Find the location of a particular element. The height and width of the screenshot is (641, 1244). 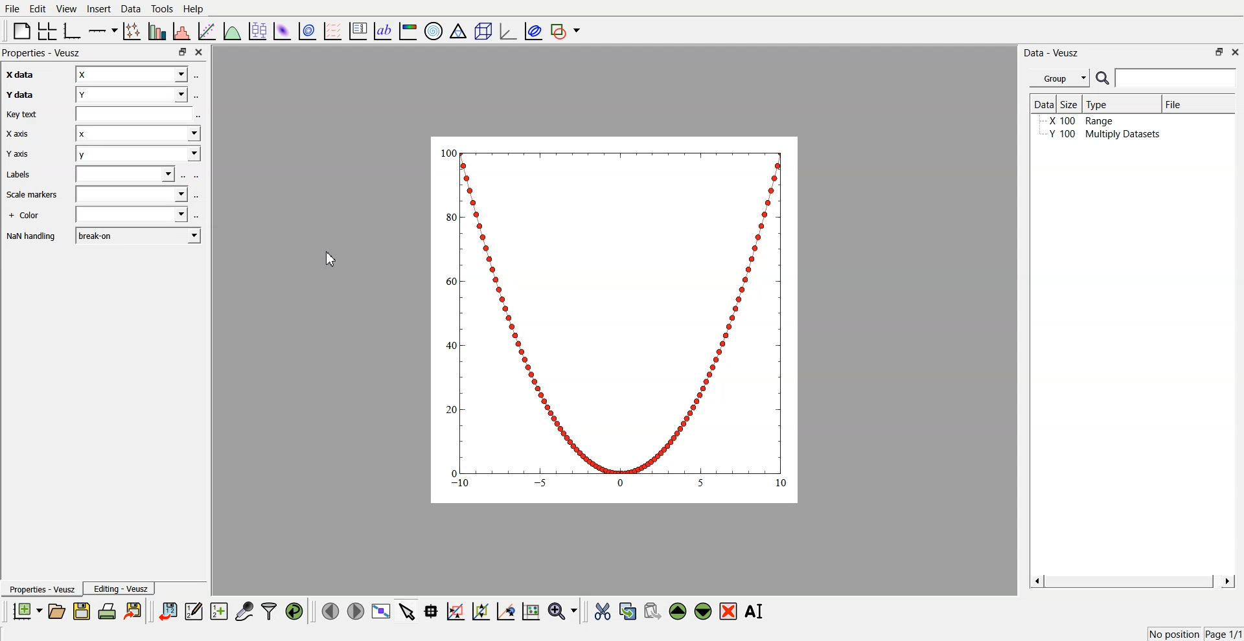

graphs charts is located at coordinates (615, 319).